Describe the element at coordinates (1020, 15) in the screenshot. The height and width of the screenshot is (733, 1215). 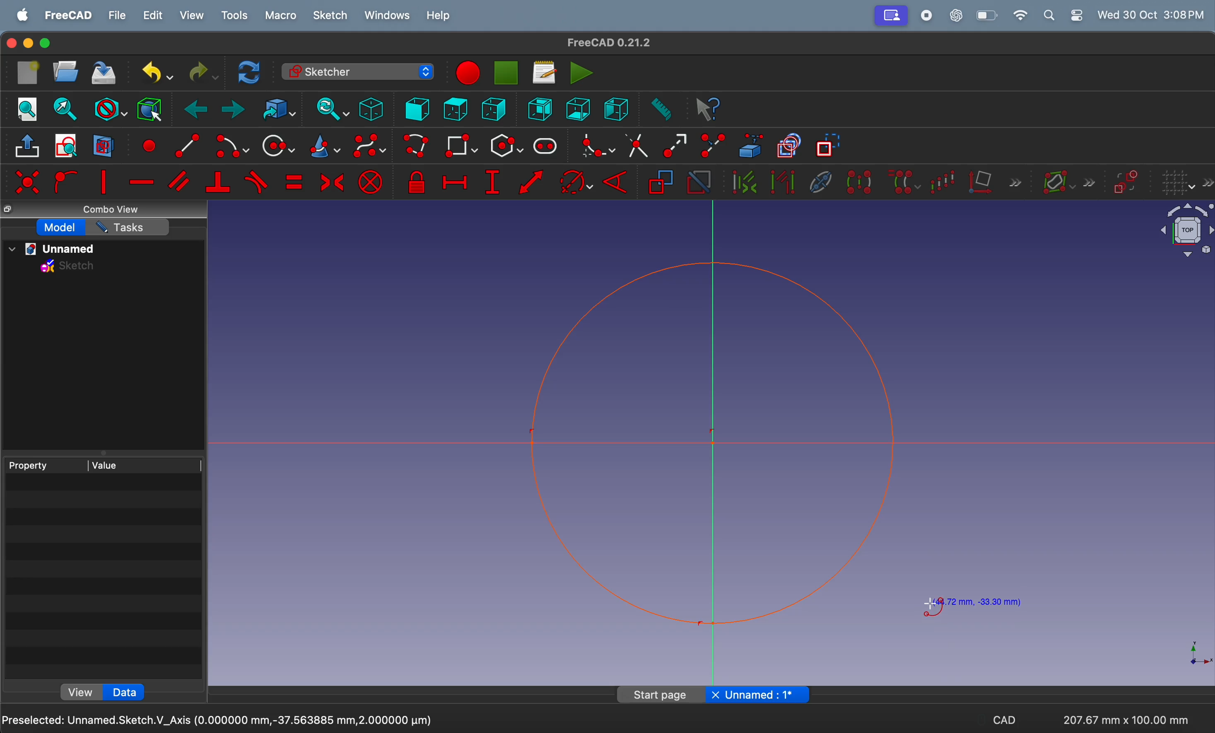
I see `wifi` at that location.